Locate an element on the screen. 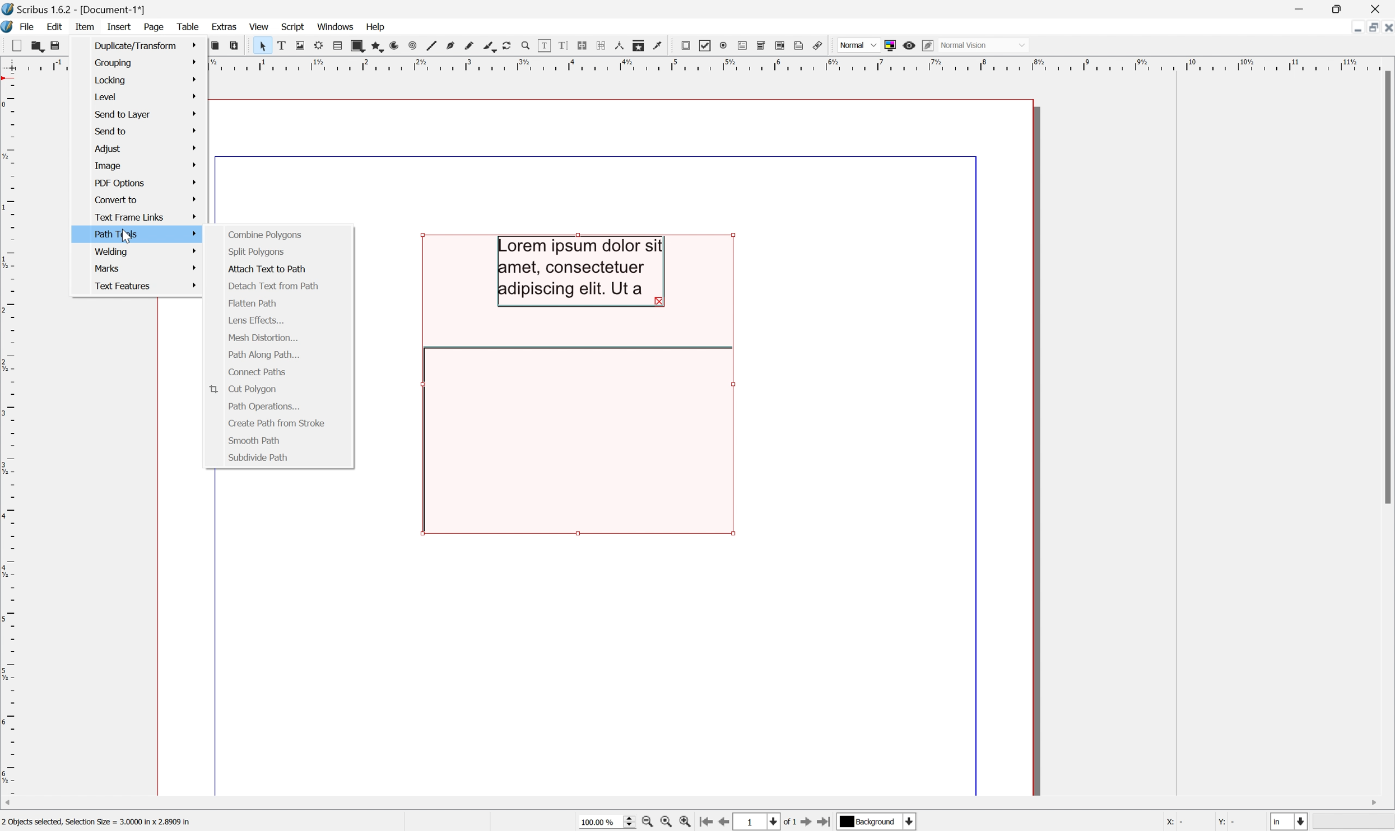 The height and width of the screenshot is (831, 1395). Close is located at coordinates (1378, 8).